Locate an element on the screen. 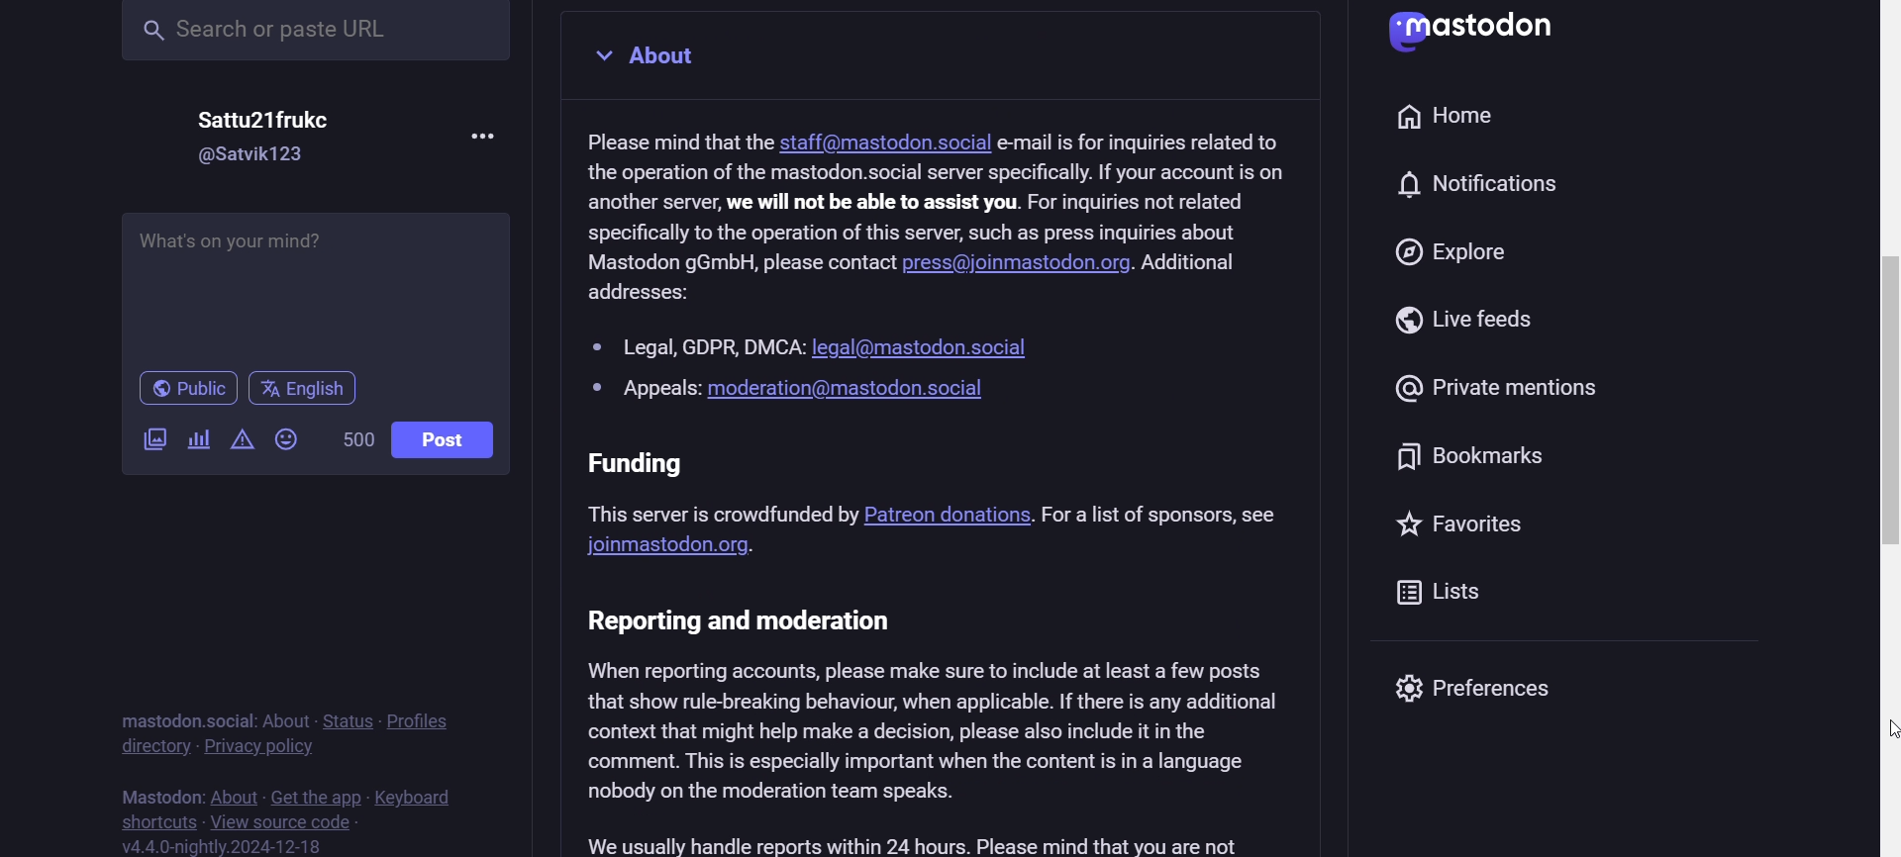 The width and height of the screenshot is (1901, 857). mastodon is located at coordinates (155, 791).